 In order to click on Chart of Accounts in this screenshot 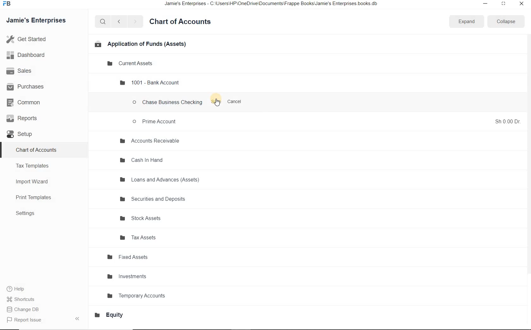, I will do `click(37, 150)`.